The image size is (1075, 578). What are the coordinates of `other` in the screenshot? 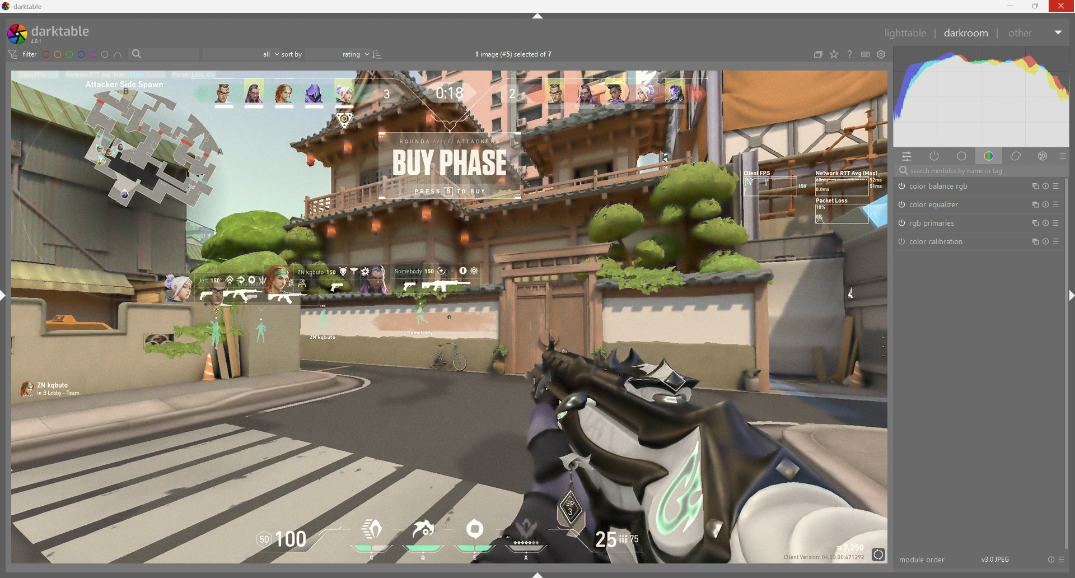 It's located at (1036, 33).